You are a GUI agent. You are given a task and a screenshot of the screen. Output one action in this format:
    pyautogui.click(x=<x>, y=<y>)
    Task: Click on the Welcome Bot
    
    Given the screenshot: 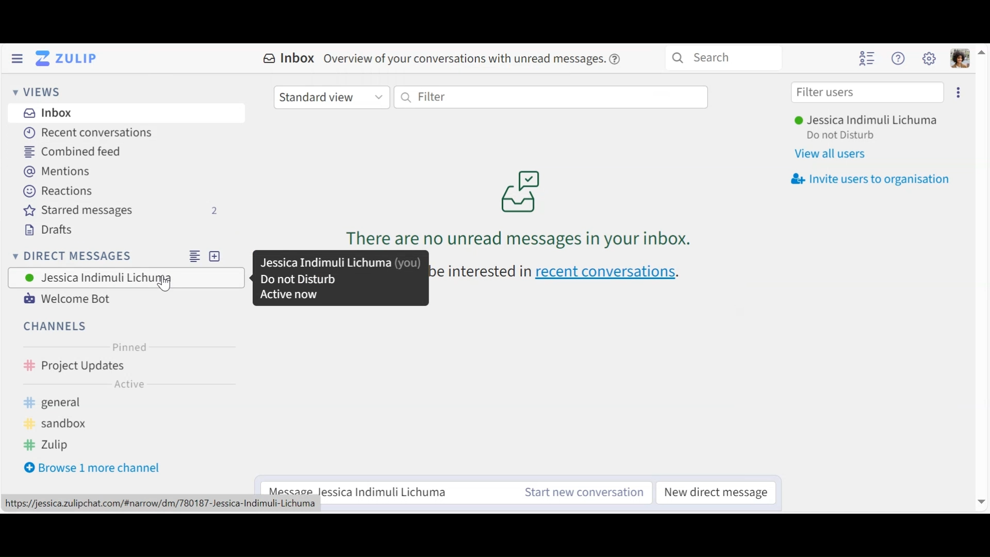 What is the action you would take?
    pyautogui.click(x=67, y=299)
    